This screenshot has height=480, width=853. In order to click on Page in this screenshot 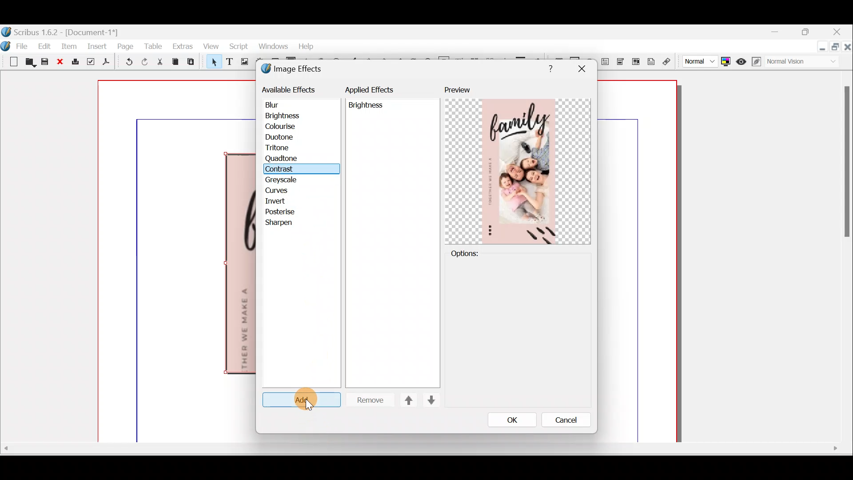, I will do `click(126, 46)`.